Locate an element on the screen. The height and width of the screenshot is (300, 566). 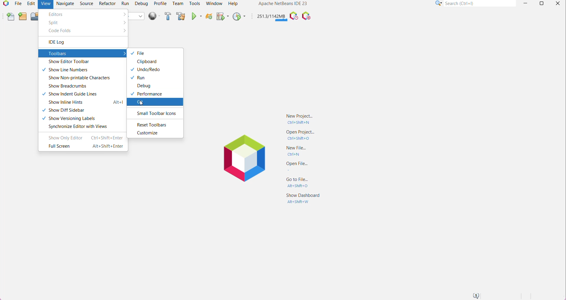
Navigate is located at coordinates (66, 4).